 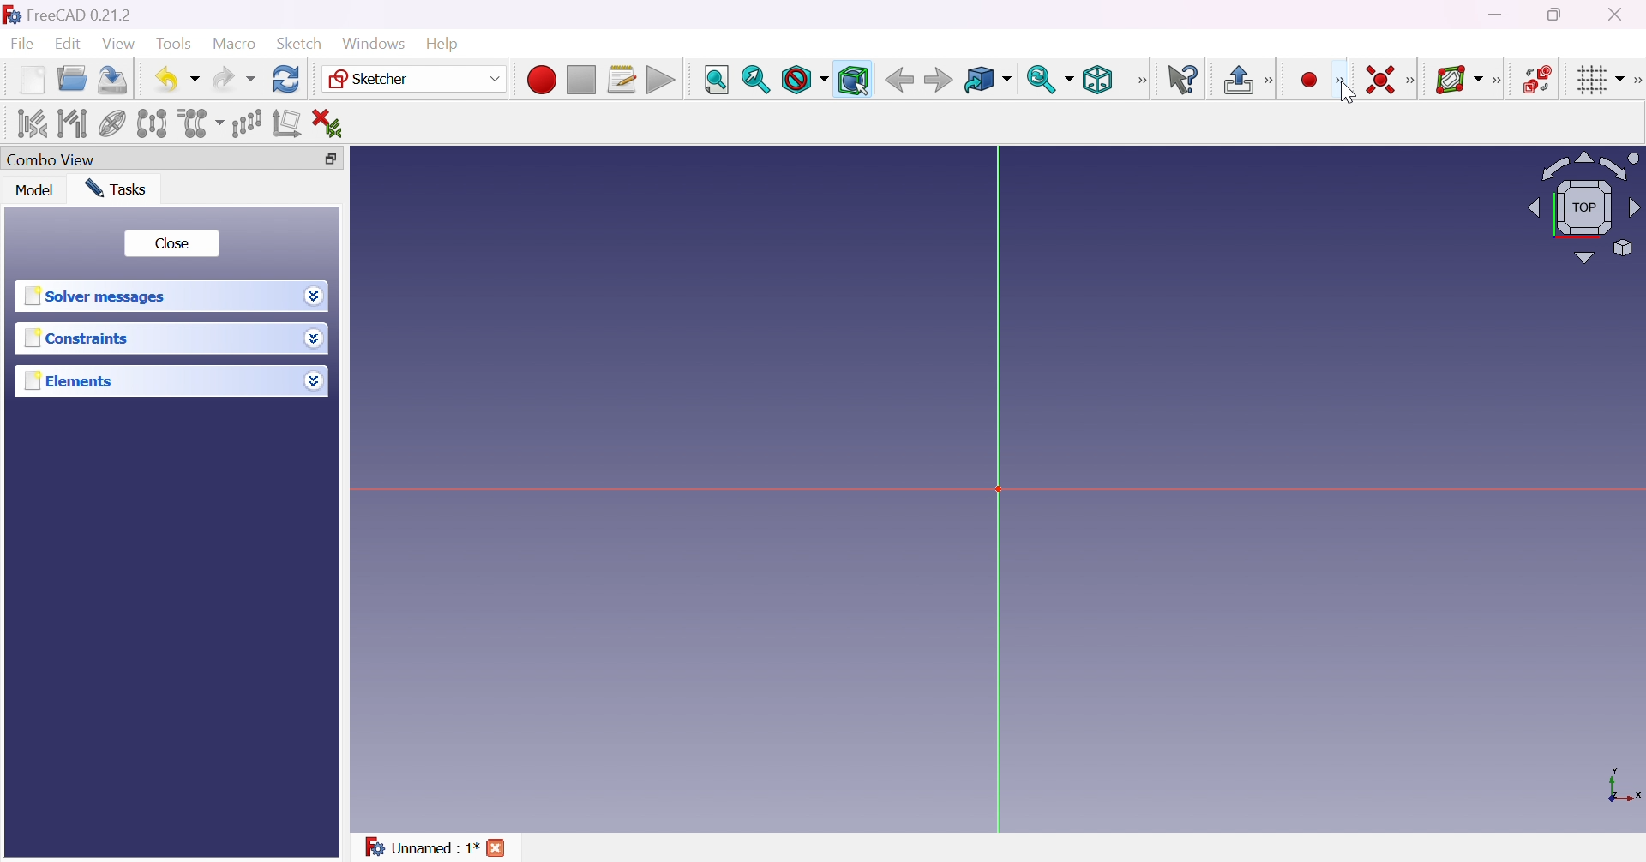 I want to click on Remove axis alignment, so click(x=289, y=122).